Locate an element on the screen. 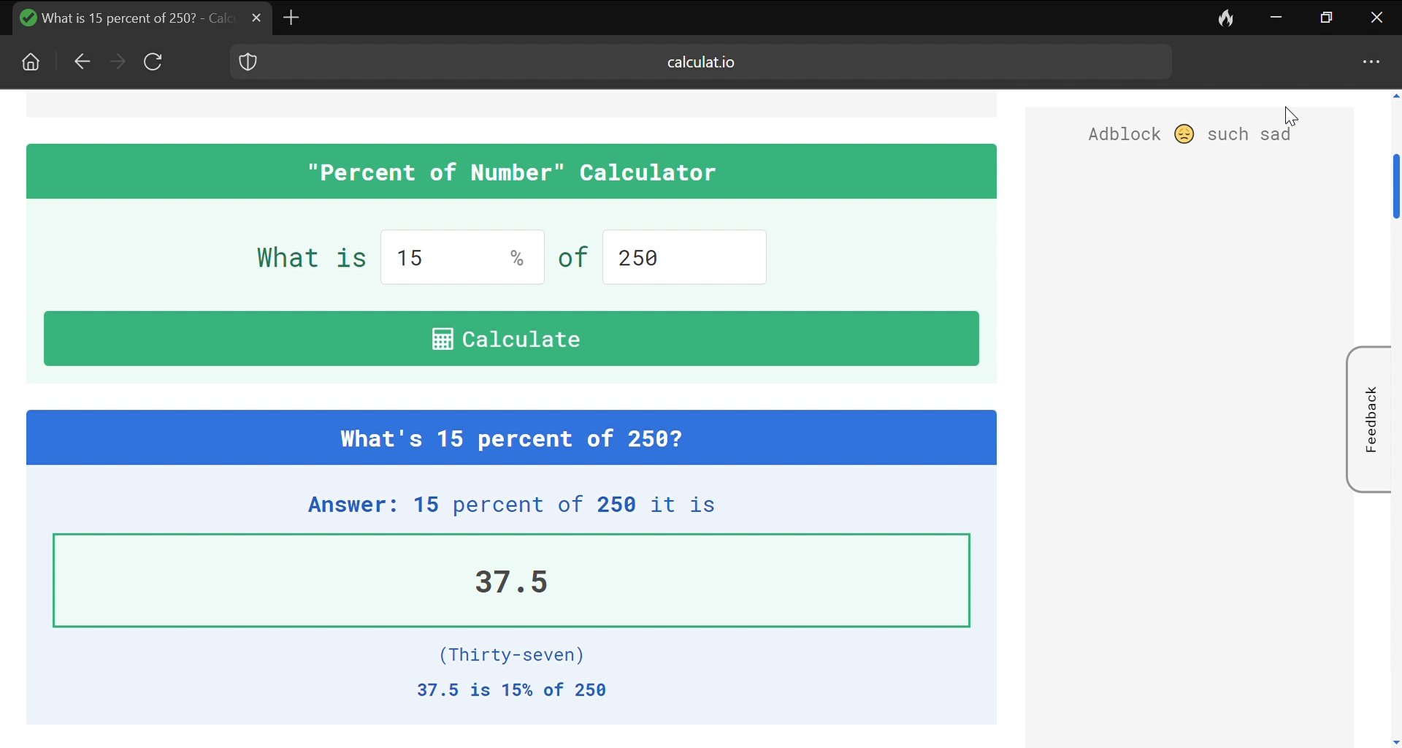 The image size is (1402, 748). i Calculate is located at coordinates (507, 338).